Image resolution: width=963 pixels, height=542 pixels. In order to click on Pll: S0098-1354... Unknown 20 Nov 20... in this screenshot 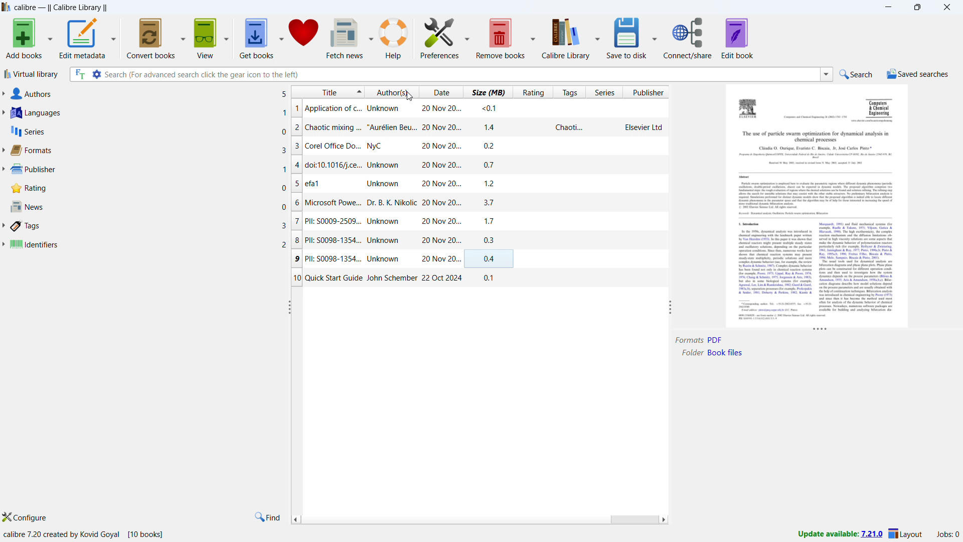, I will do `click(383, 258)`.